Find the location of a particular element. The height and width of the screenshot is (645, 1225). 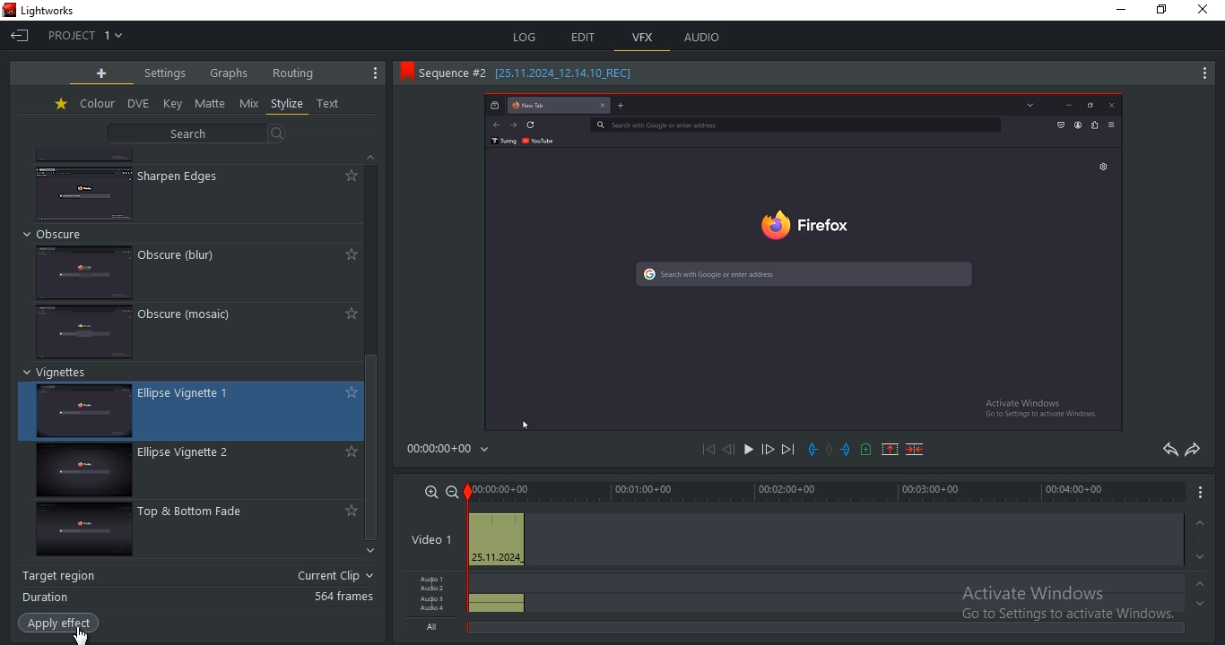

zoom out is located at coordinates (452, 491).